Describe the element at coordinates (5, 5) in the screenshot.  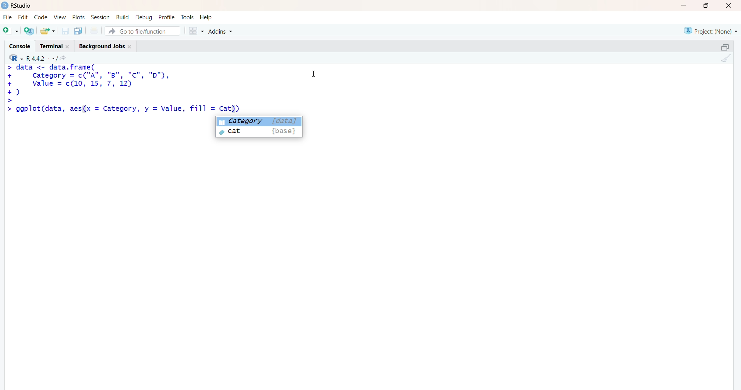
I see `logo` at that location.